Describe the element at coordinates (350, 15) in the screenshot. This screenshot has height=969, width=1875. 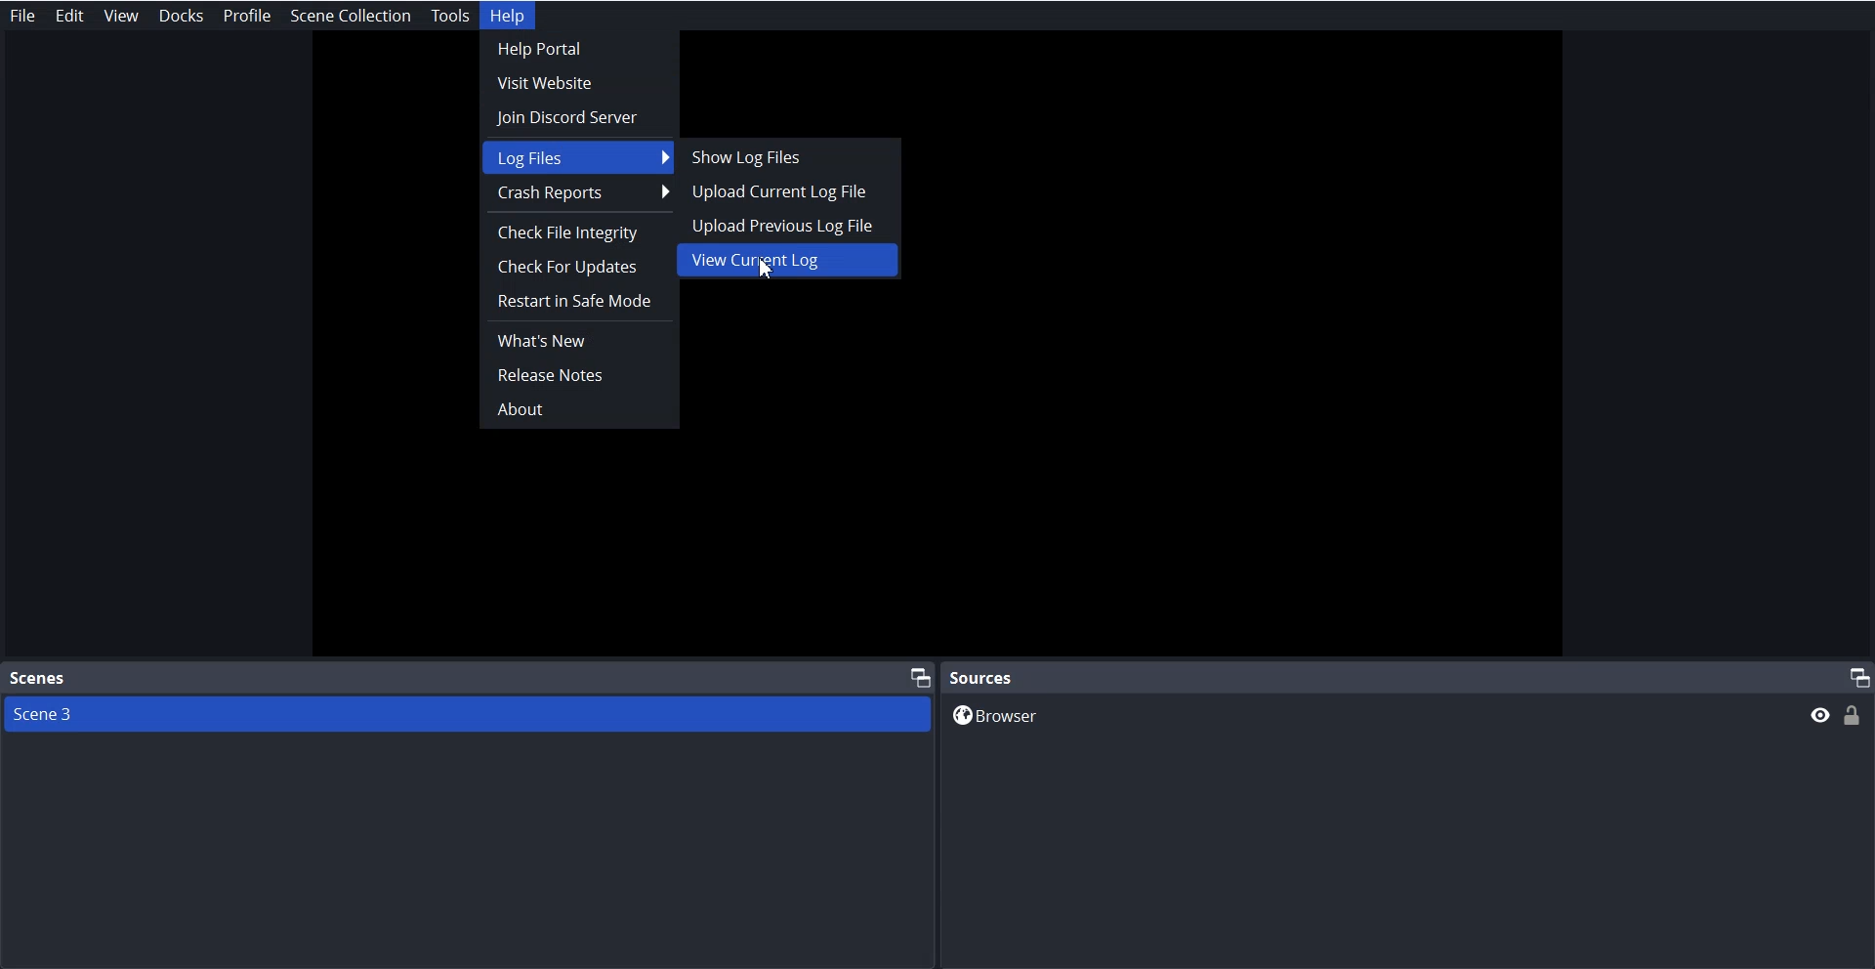
I see `Scene collection` at that location.